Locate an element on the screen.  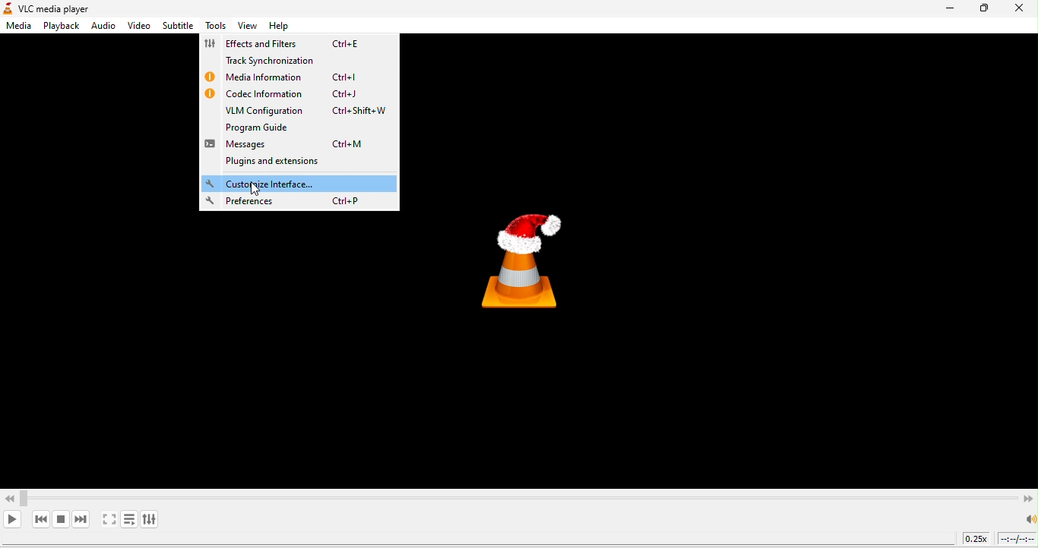
toggle playlist is located at coordinates (130, 519).